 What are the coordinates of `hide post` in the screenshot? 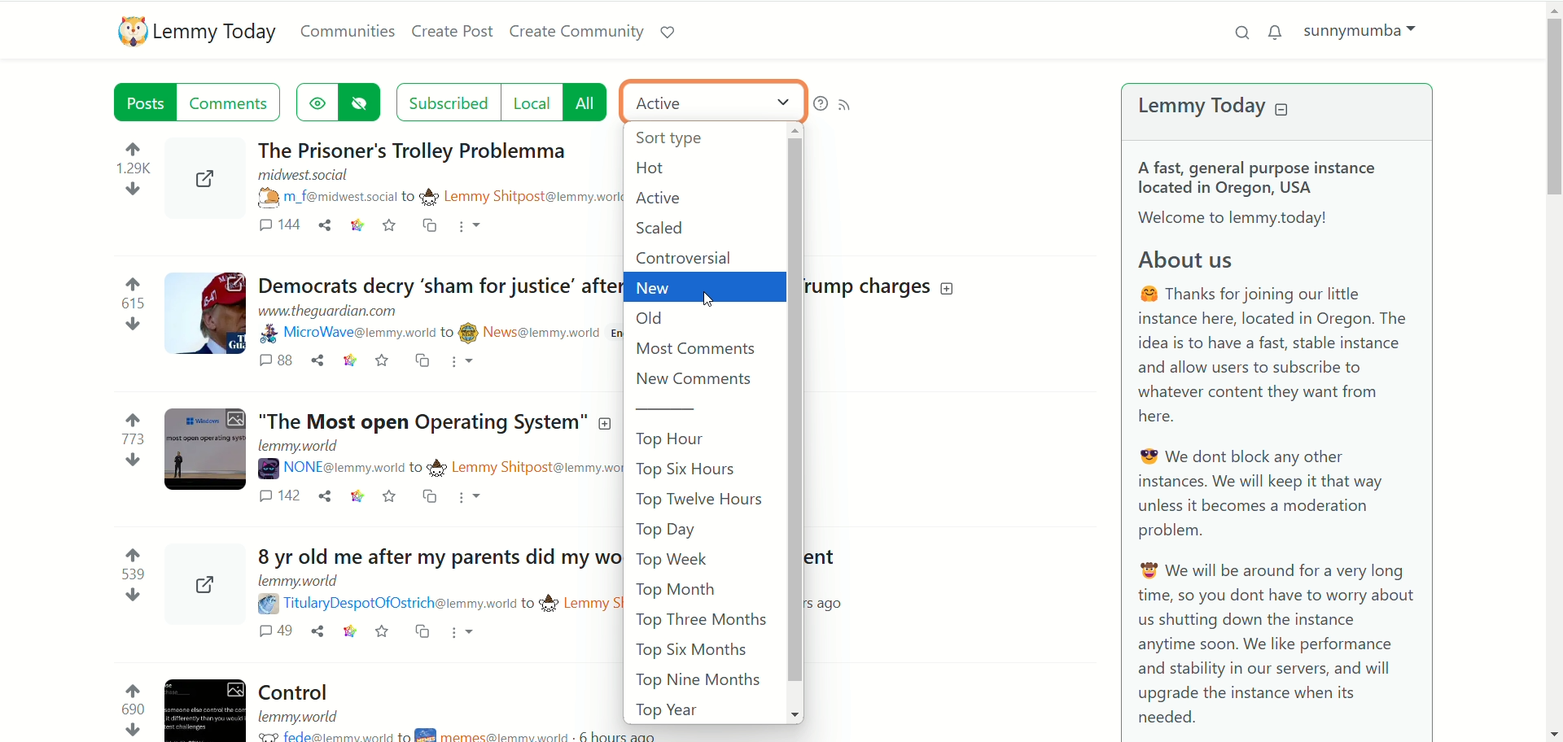 It's located at (363, 102).